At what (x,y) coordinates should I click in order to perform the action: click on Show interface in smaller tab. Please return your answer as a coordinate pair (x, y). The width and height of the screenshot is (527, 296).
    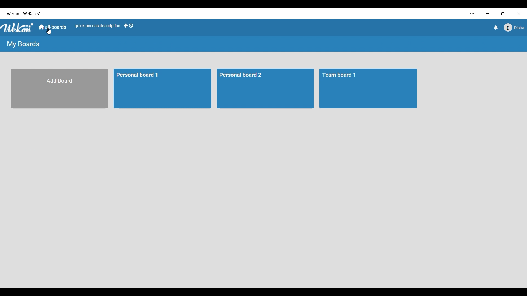
    Looking at the image, I should click on (503, 14).